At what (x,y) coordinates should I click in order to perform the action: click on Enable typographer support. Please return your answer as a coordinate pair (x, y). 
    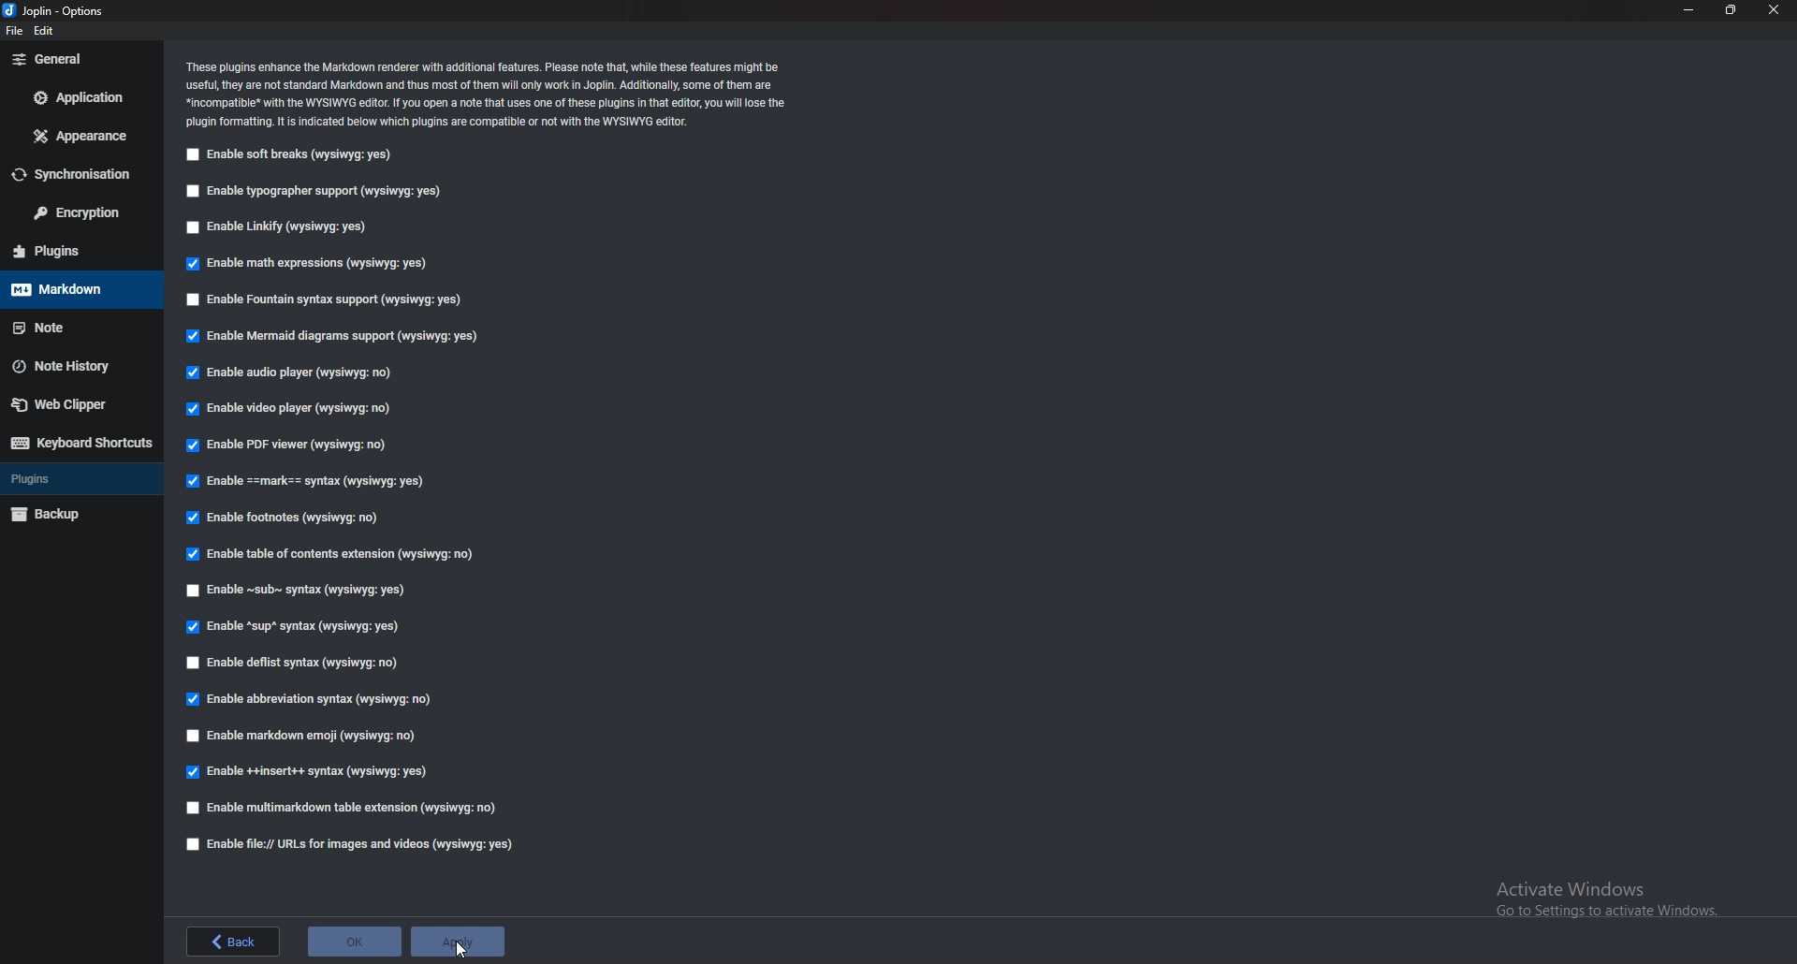
    Looking at the image, I should click on (314, 191).